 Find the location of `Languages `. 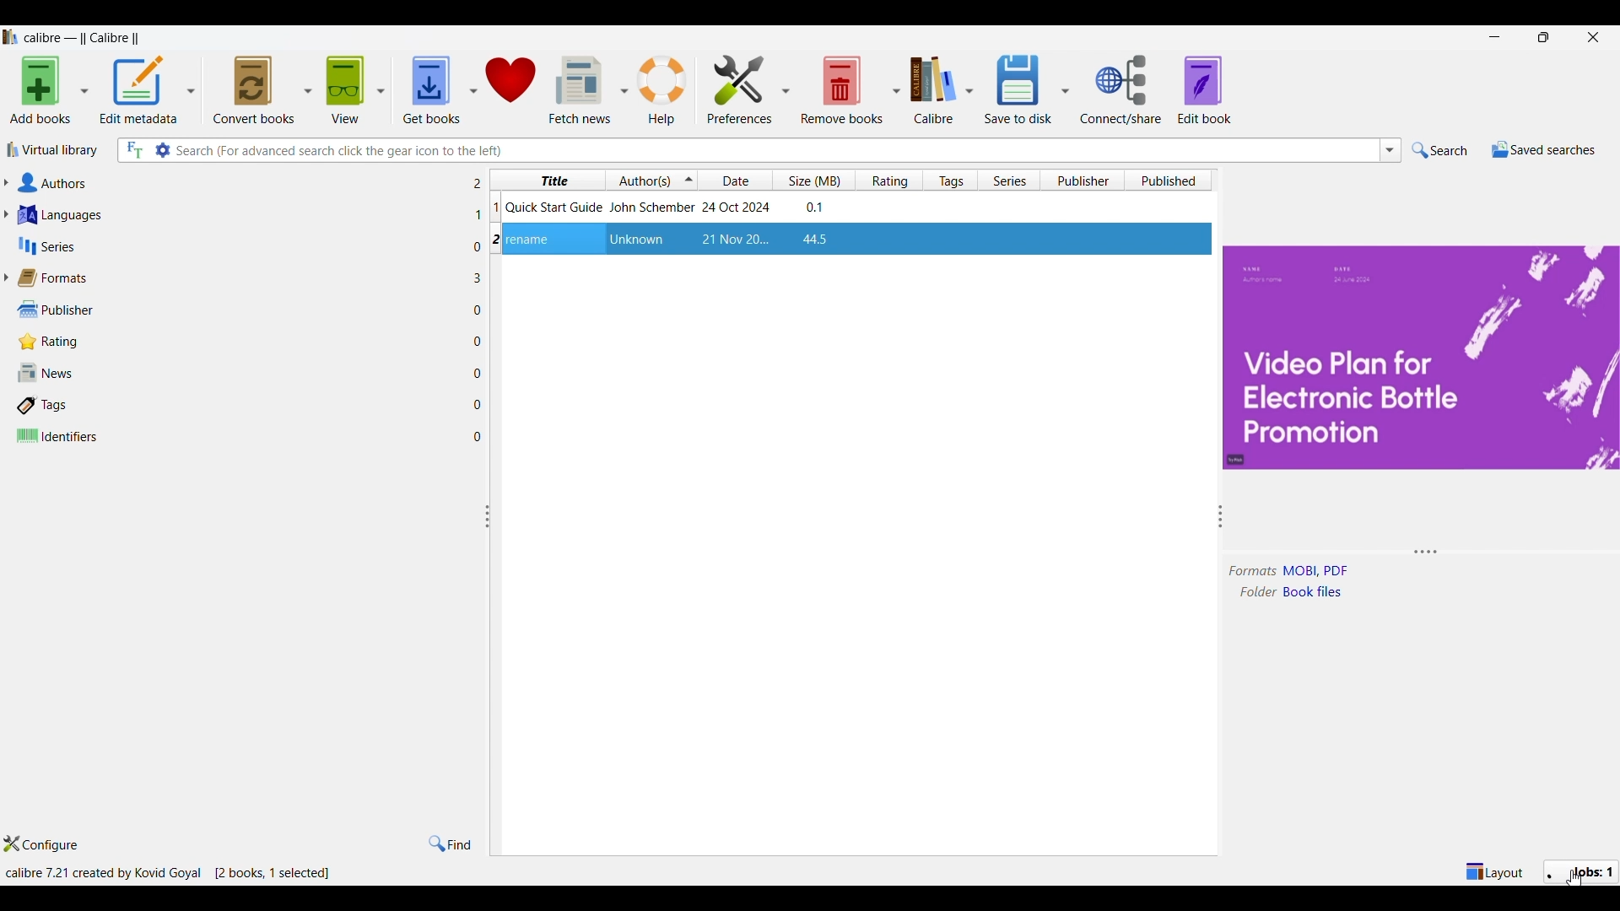

Languages  is located at coordinates (239, 215).